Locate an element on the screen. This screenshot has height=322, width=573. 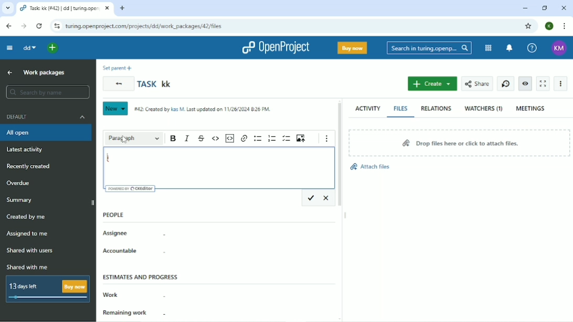
Bulleted list is located at coordinates (258, 138).